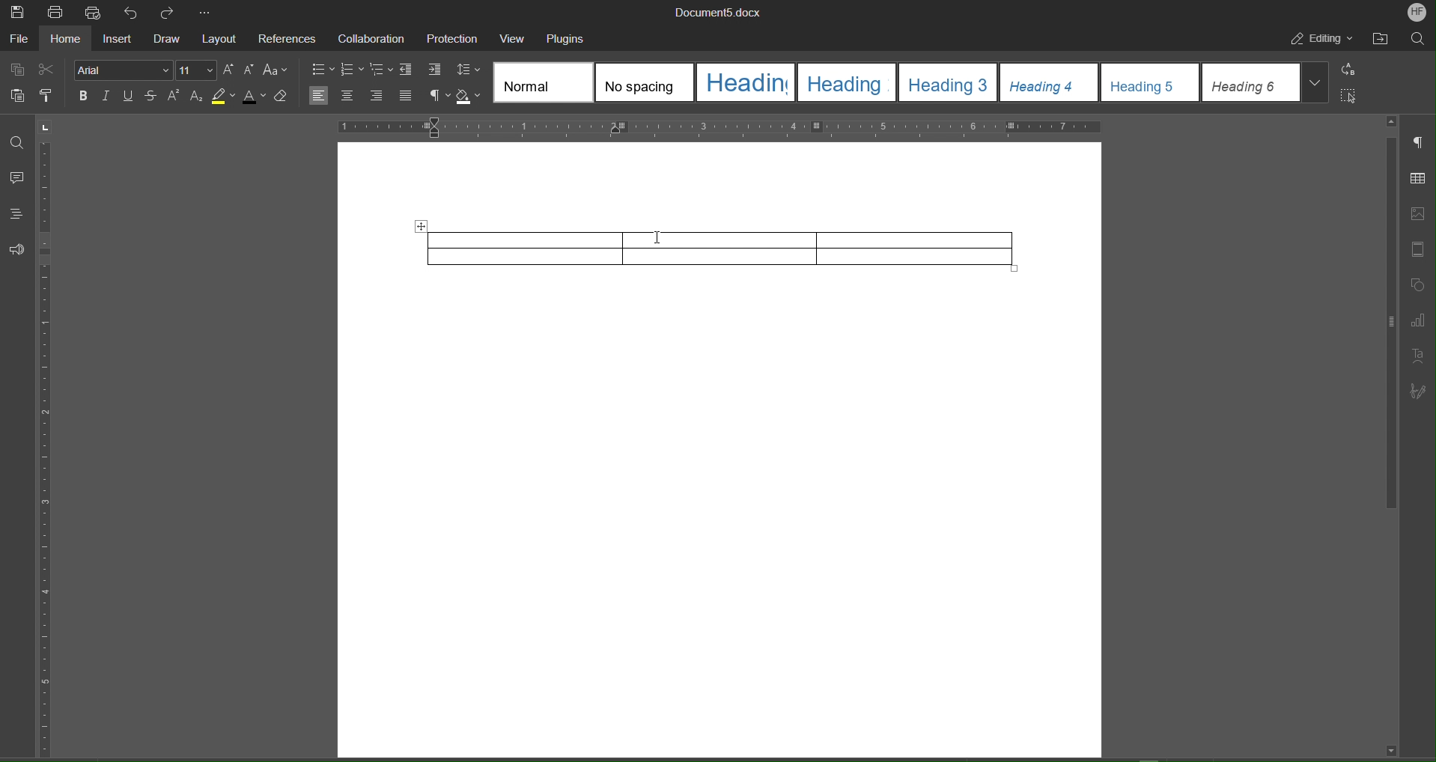 This screenshot has width=1436, height=762. I want to click on Increase Size, so click(228, 70).